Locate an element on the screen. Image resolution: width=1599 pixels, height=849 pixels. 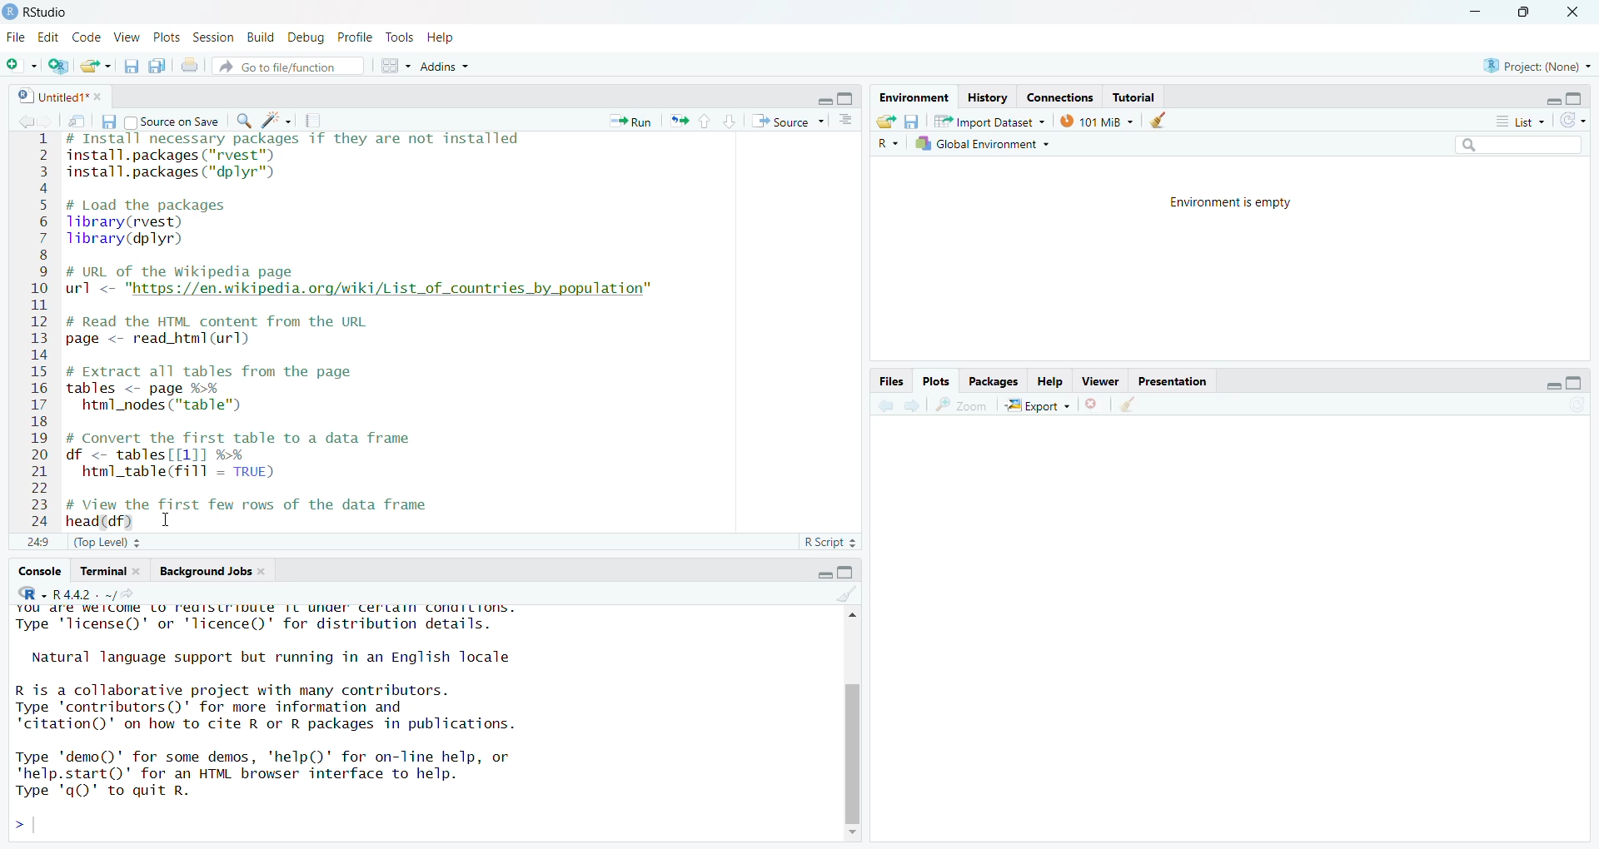
line numbering is located at coordinates (40, 331).